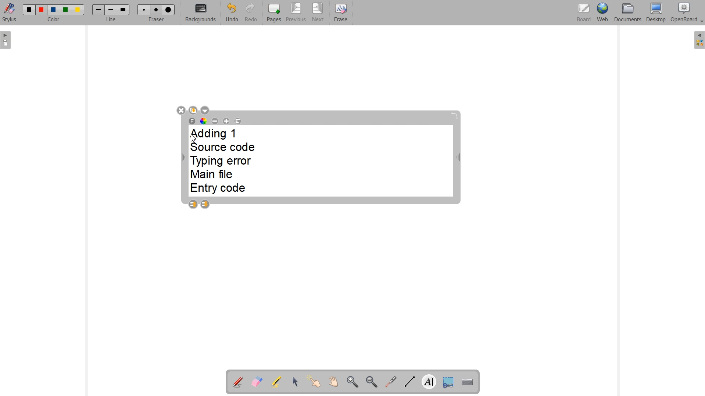 Image resolution: width=705 pixels, height=396 pixels. I want to click on Write text, so click(429, 381).